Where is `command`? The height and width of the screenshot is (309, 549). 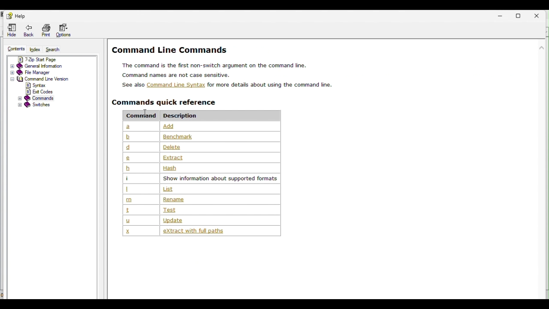 command is located at coordinates (139, 115).